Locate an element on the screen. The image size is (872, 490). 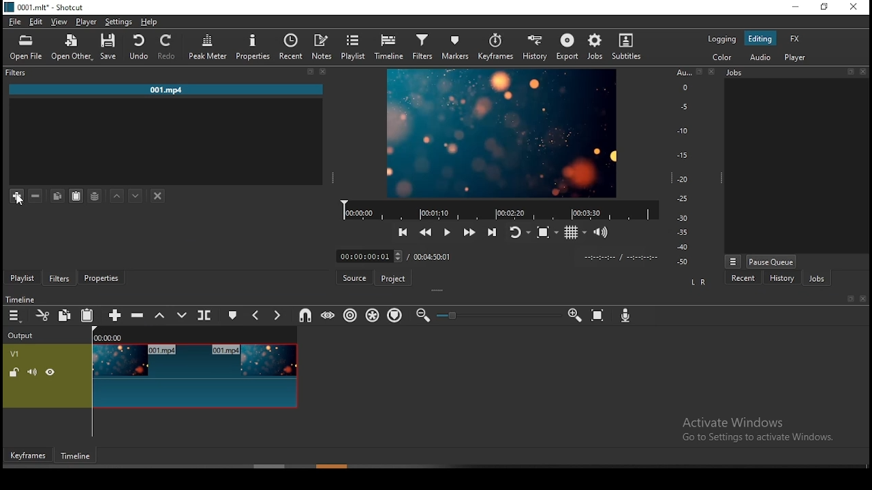
toggle zoom is located at coordinates (544, 233).